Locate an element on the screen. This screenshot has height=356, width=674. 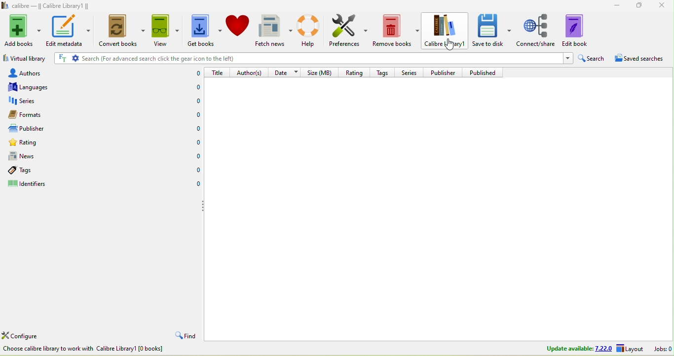
edit book is located at coordinates (582, 30).